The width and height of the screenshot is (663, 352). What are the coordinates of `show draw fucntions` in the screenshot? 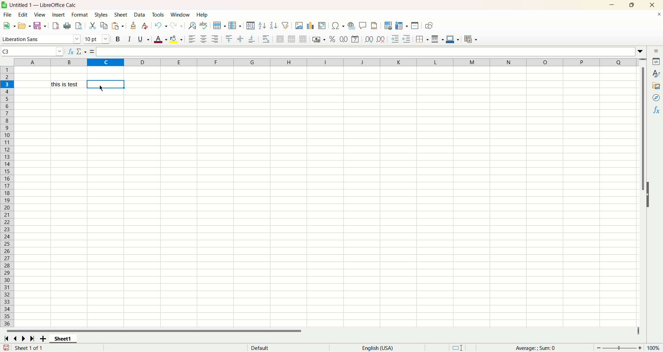 It's located at (429, 26).